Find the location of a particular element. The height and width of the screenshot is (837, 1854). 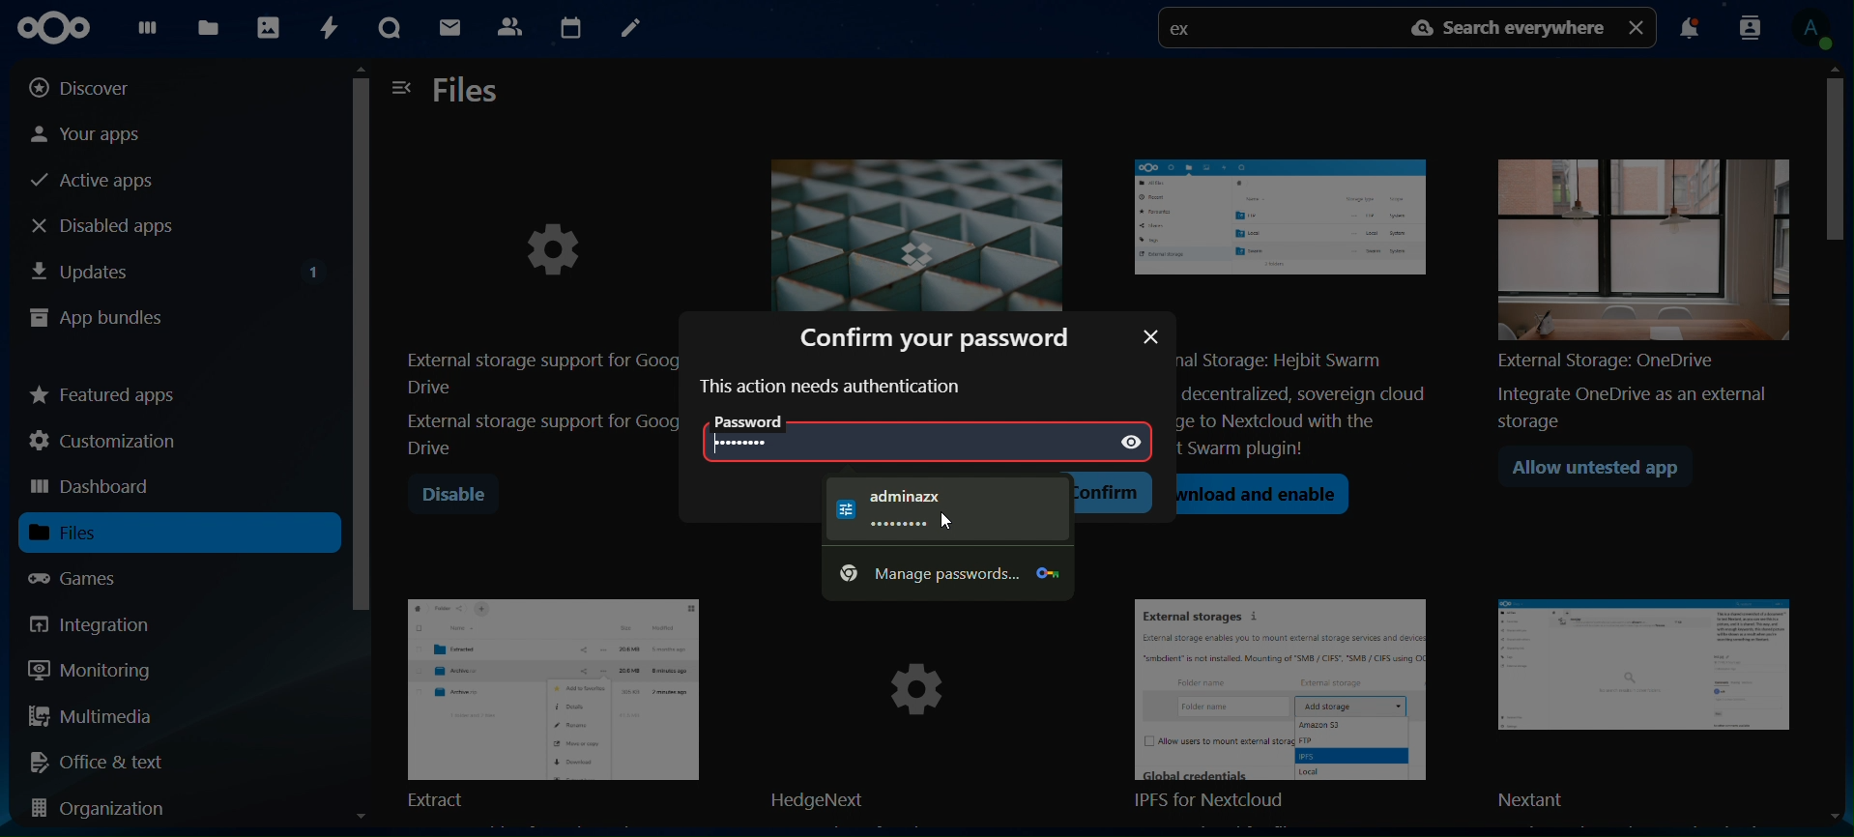

your apps is located at coordinates (105, 132).